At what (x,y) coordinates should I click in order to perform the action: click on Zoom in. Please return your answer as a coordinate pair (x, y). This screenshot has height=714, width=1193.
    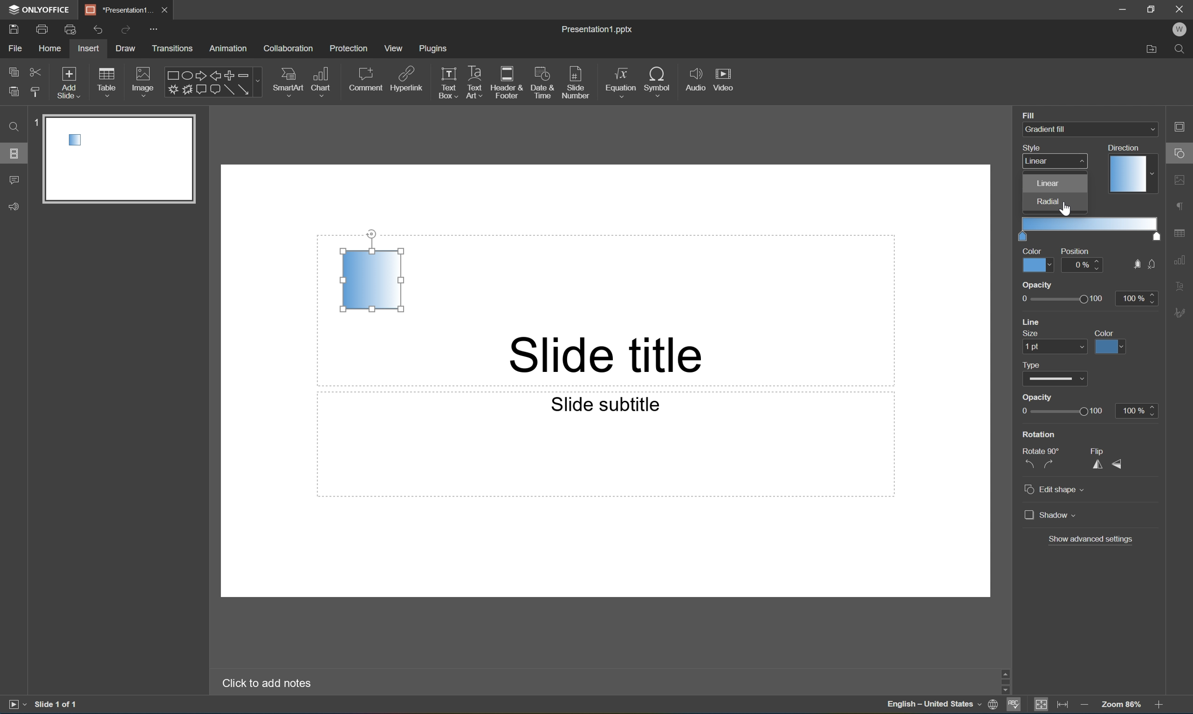
    Looking at the image, I should click on (1162, 704).